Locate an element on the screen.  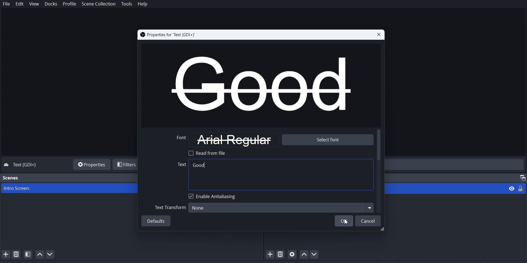
OK is located at coordinates (343, 221).